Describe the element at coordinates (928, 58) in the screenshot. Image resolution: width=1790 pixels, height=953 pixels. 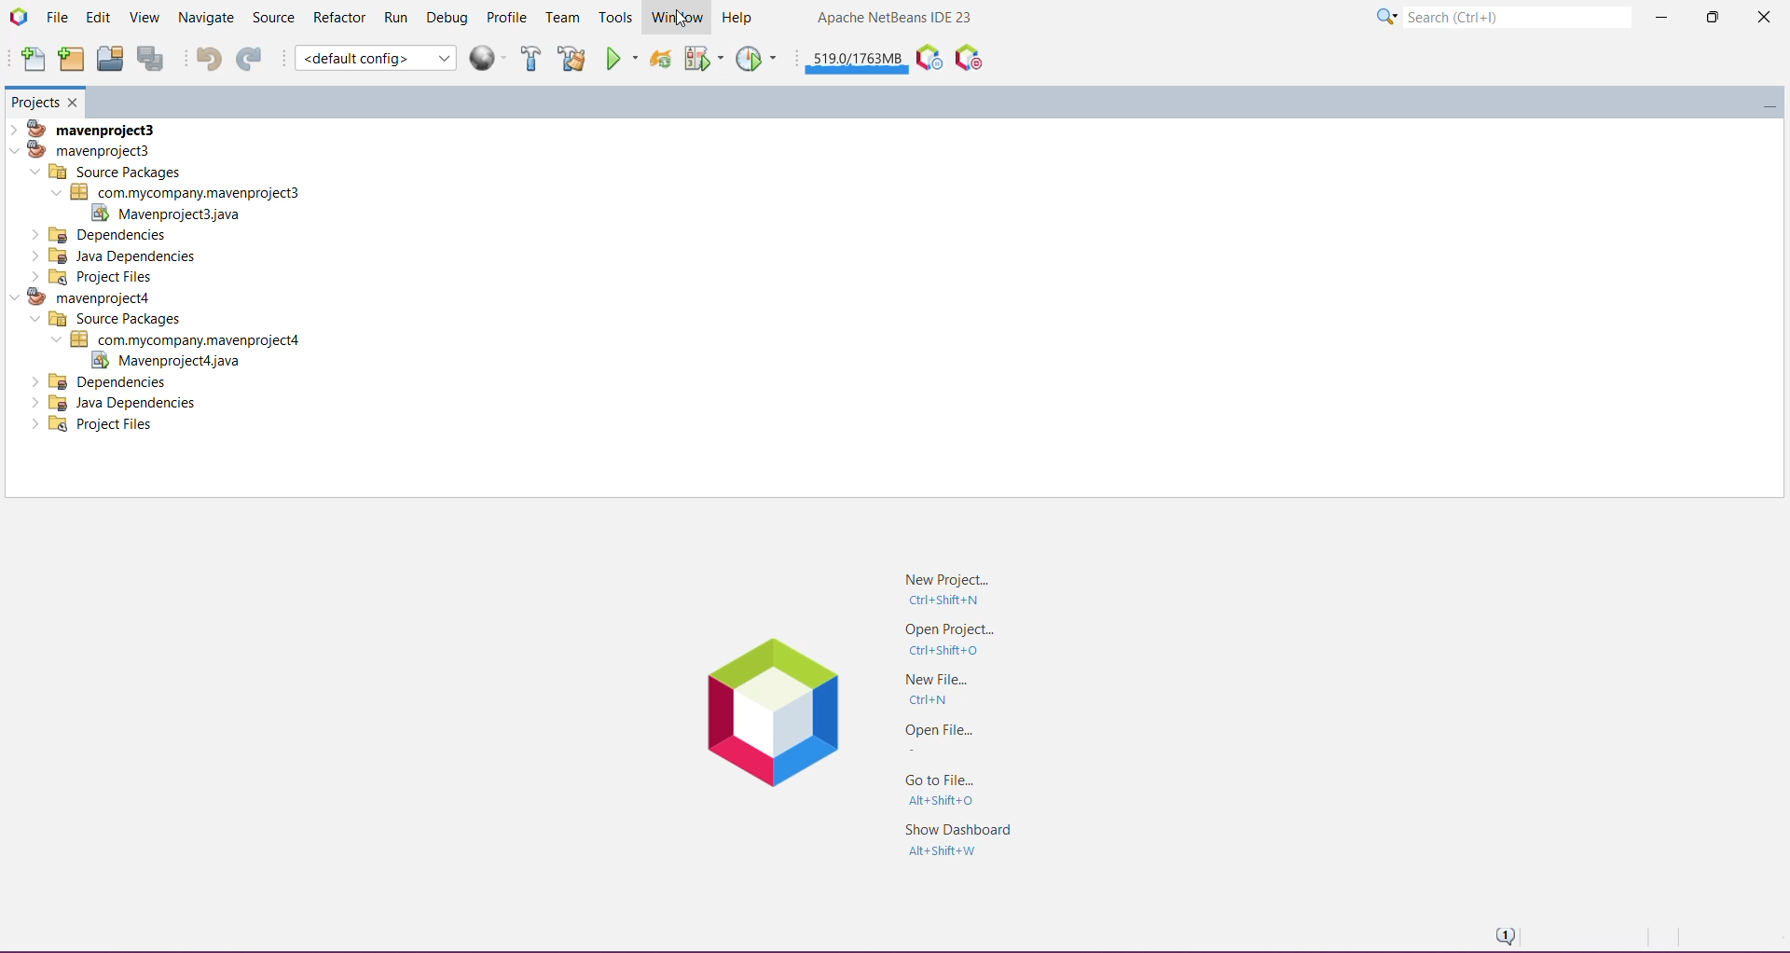
I see `Profile the IDE` at that location.